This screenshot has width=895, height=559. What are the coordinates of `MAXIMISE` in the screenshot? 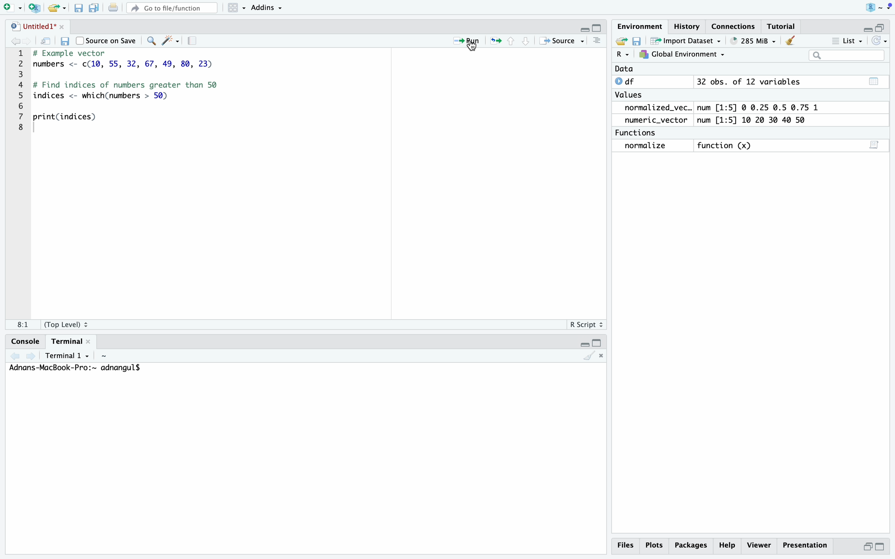 It's located at (599, 342).